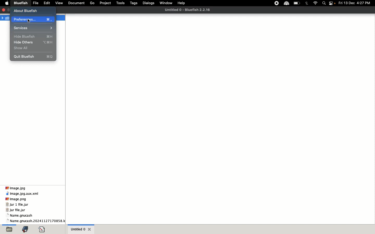 Image resolution: width=375 pixels, height=234 pixels. What do you see at coordinates (6, 3) in the screenshot?
I see `Apple logo` at bounding box center [6, 3].